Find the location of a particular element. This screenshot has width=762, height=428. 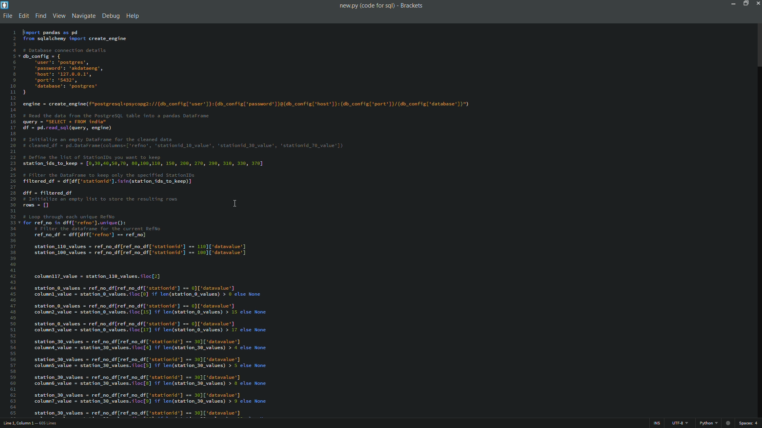

minimize is located at coordinates (733, 3).